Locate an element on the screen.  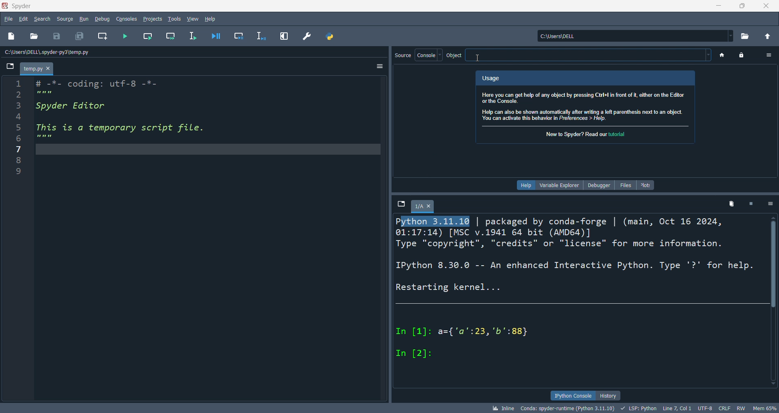
help is located at coordinates (211, 18).